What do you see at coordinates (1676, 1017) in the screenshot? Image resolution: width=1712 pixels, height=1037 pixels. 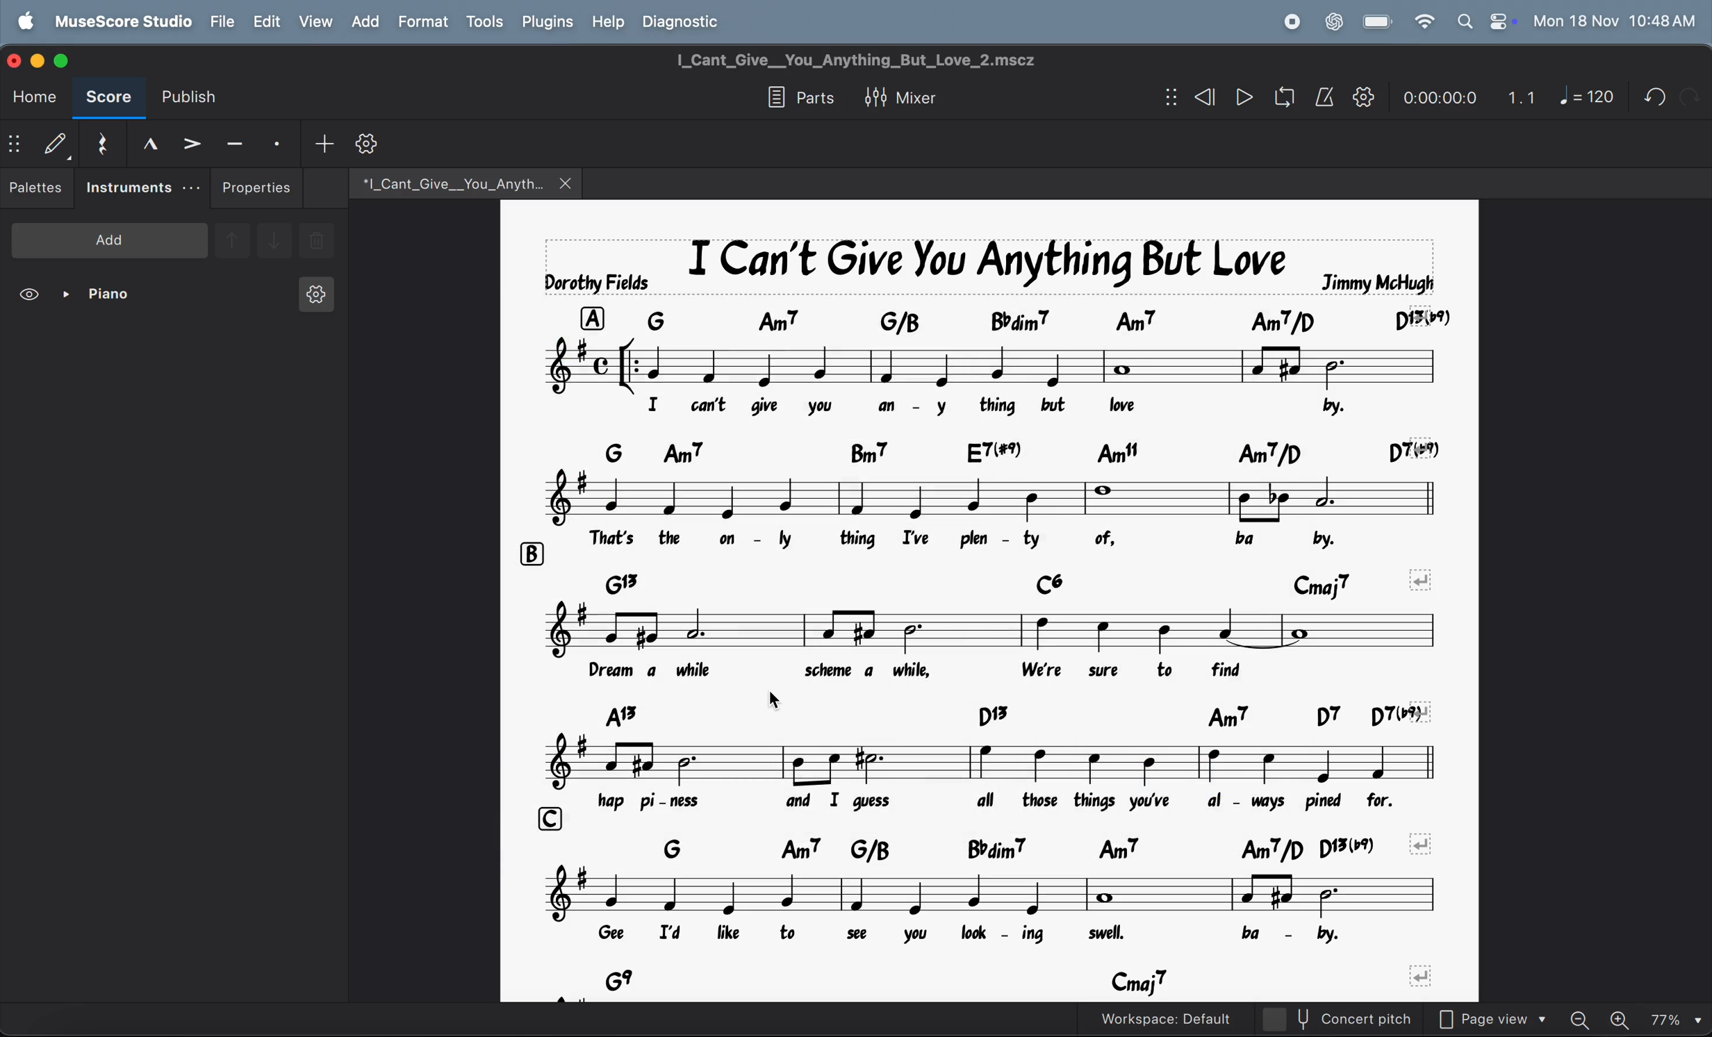 I see `77%` at bounding box center [1676, 1017].